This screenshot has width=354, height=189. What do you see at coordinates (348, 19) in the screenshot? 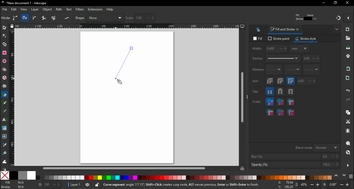
I see `snapping options` at bounding box center [348, 19].